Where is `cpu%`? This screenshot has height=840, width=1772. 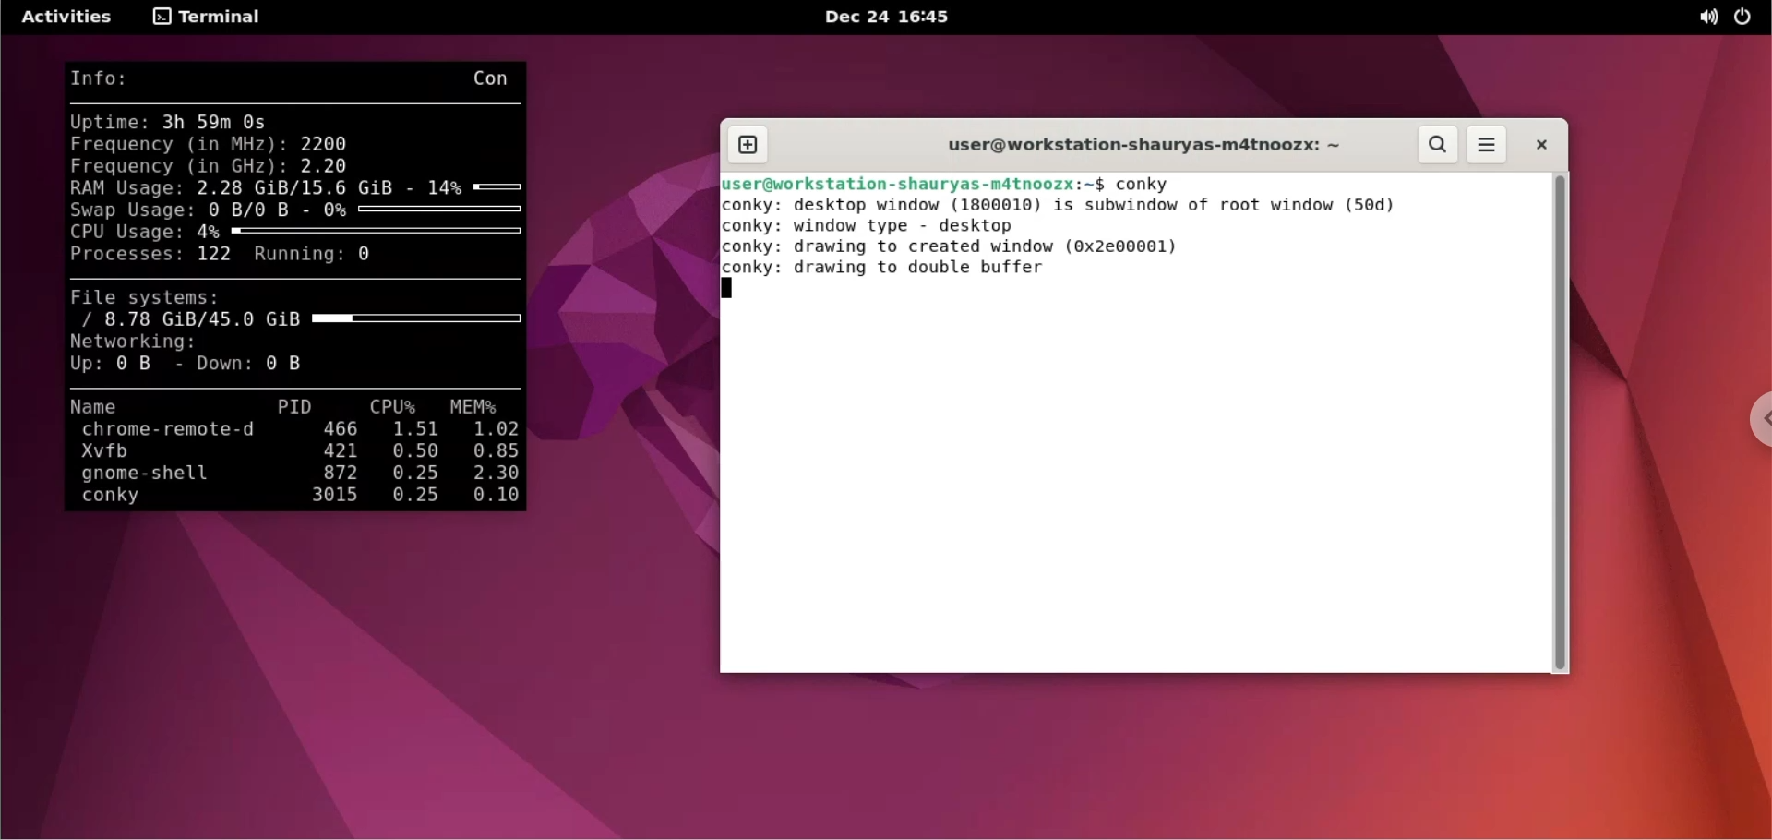
cpu% is located at coordinates (396, 405).